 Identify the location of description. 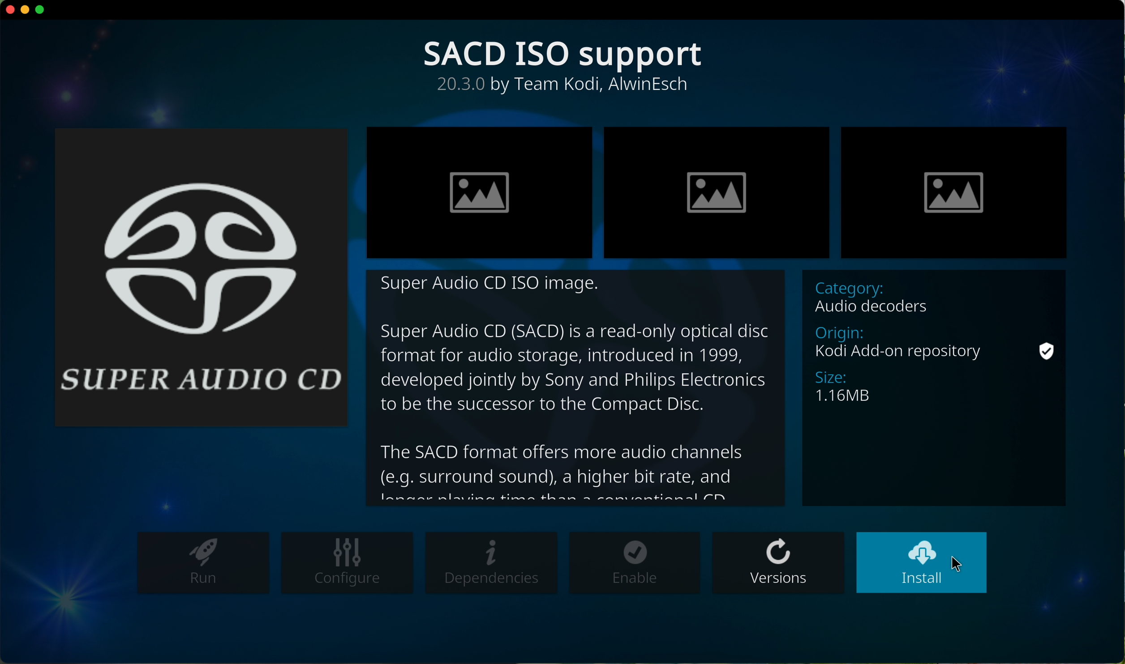
(564, 88).